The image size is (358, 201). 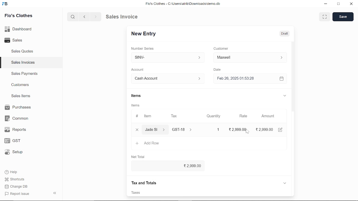 I want to click on ‘Attachment, so click(x=221, y=193).